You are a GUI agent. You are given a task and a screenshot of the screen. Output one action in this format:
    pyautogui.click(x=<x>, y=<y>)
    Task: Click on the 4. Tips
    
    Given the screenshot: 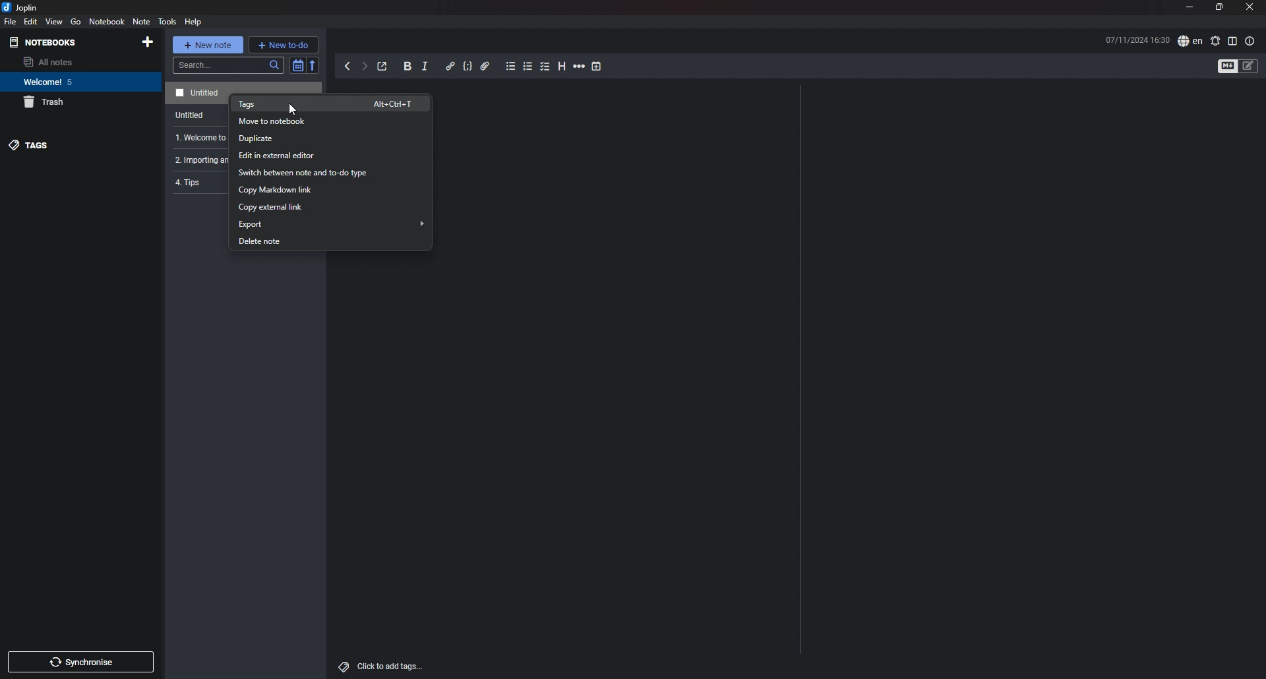 What is the action you would take?
    pyautogui.click(x=188, y=184)
    